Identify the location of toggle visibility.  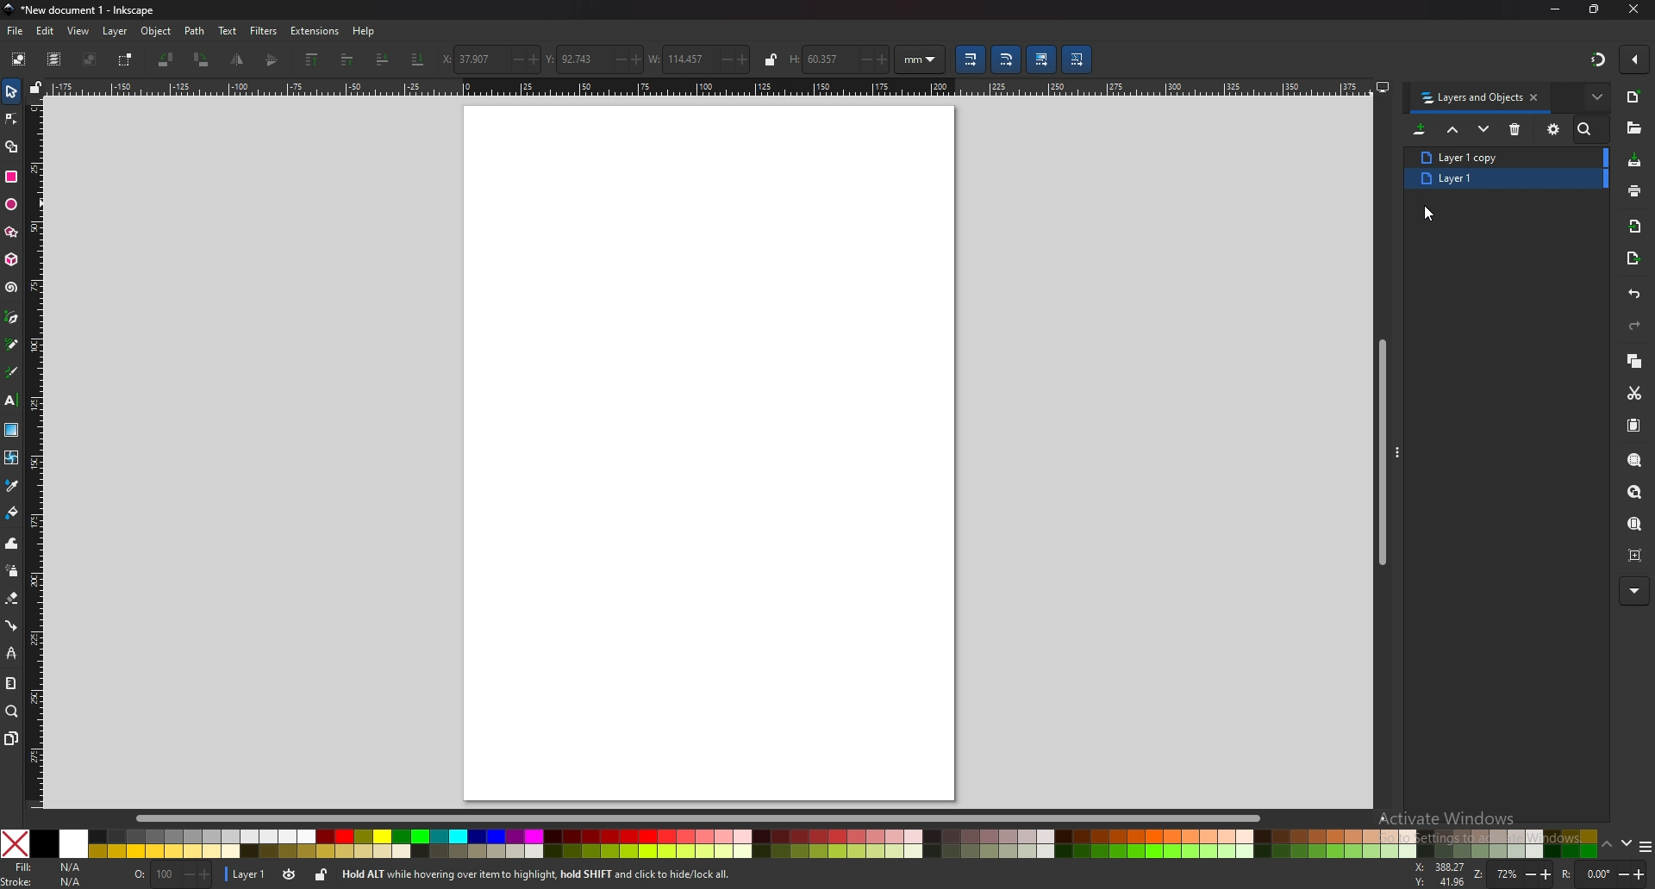
(290, 873).